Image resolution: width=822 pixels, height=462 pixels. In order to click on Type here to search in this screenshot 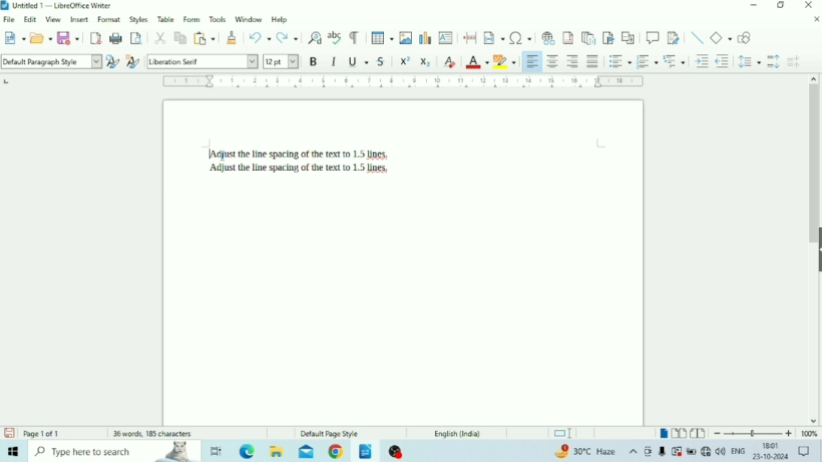, I will do `click(114, 451)`.